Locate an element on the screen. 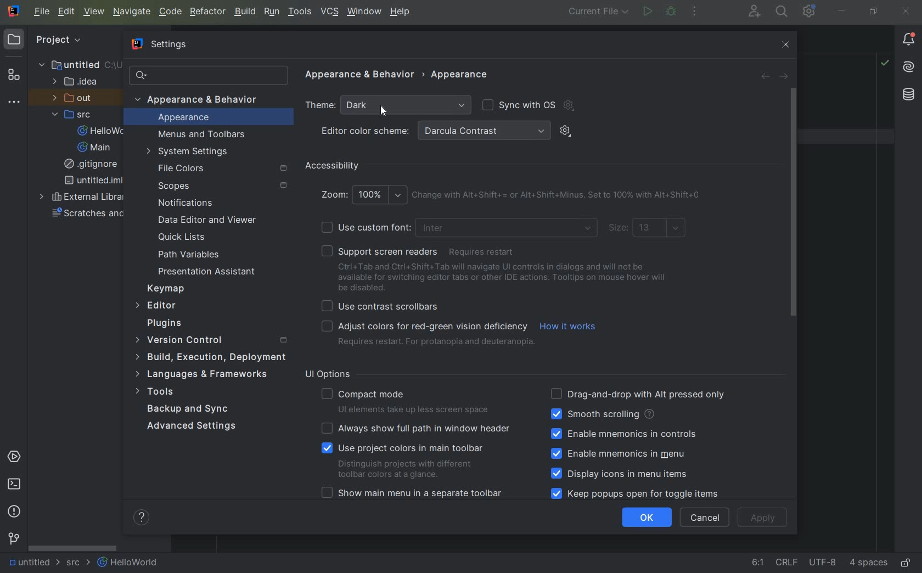 The height and width of the screenshot is (573, 922). notifications is located at coordinates (908, 40).